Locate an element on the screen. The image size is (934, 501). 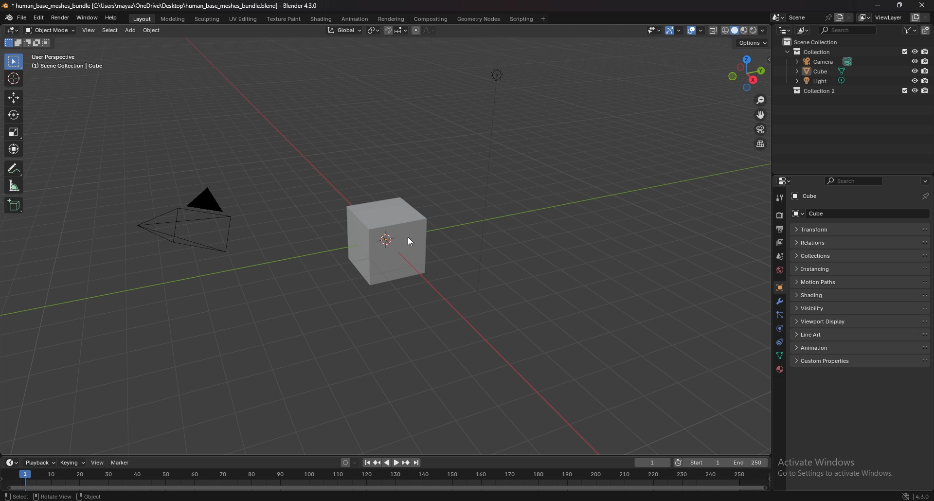
collection is located at coordinates (812, 51).